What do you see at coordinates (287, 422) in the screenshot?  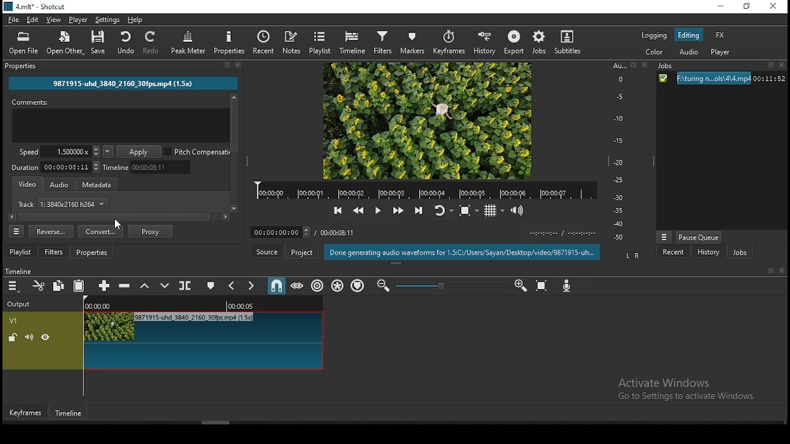 I see `scroll bar` at bounding box center [287, 422].